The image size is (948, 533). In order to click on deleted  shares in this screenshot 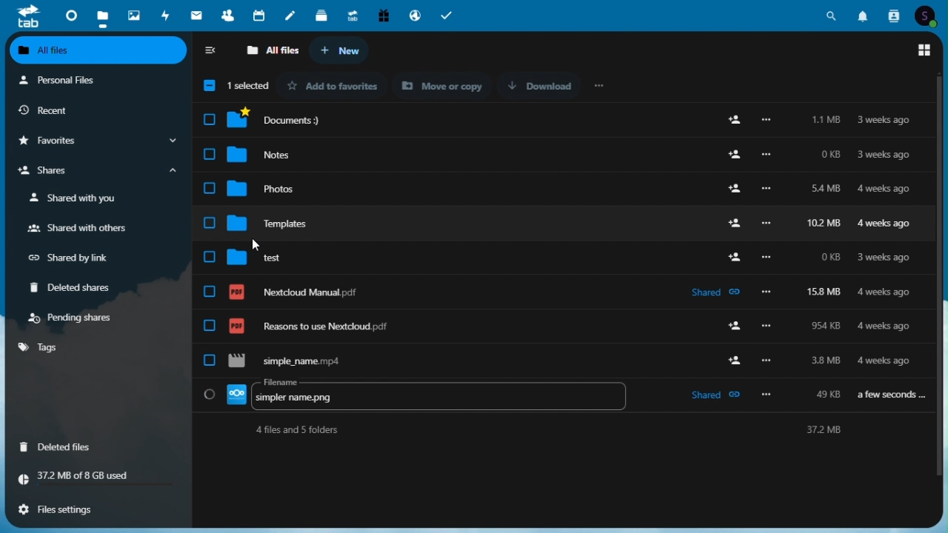, I will do `click(76, 289)`.